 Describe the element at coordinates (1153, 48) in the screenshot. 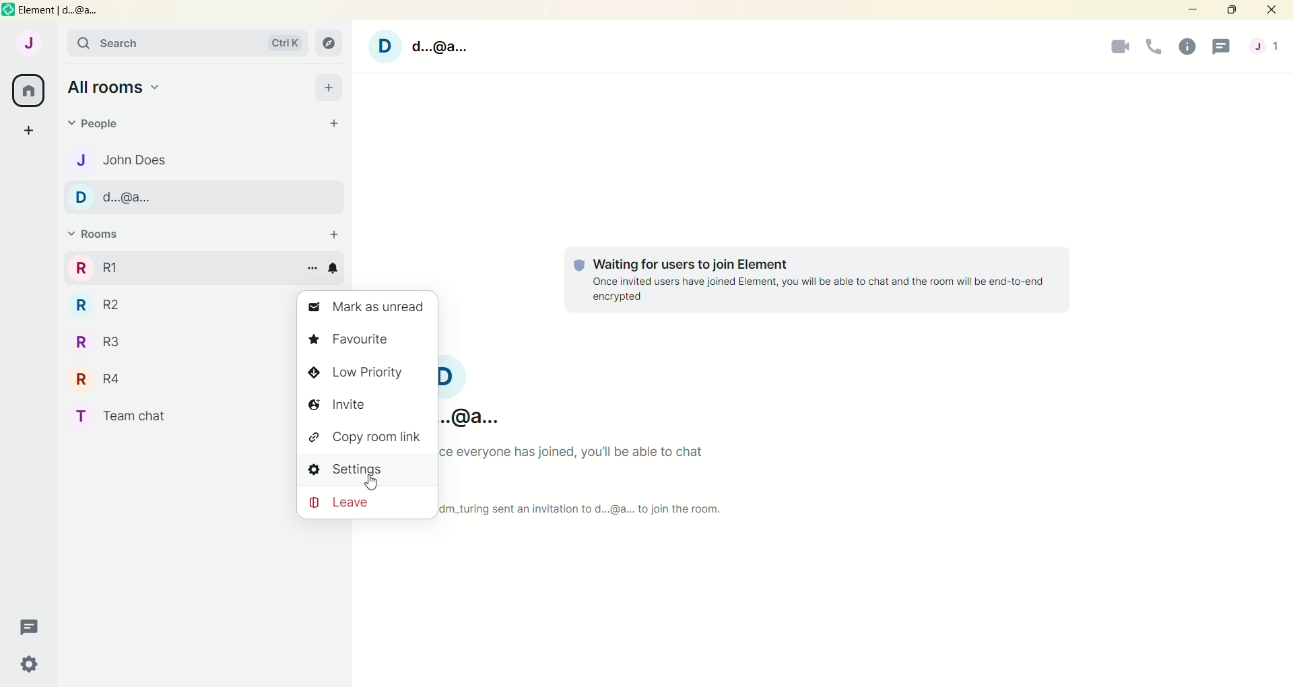

I see `voice call` at that location.